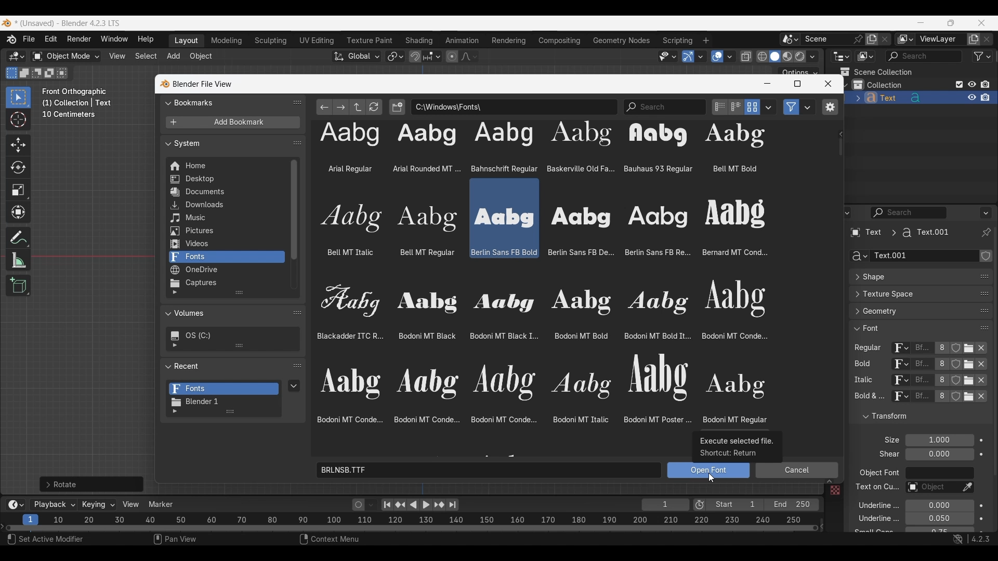 This screenshot has width=998, height=561. I want to click on , so click(899, 381).